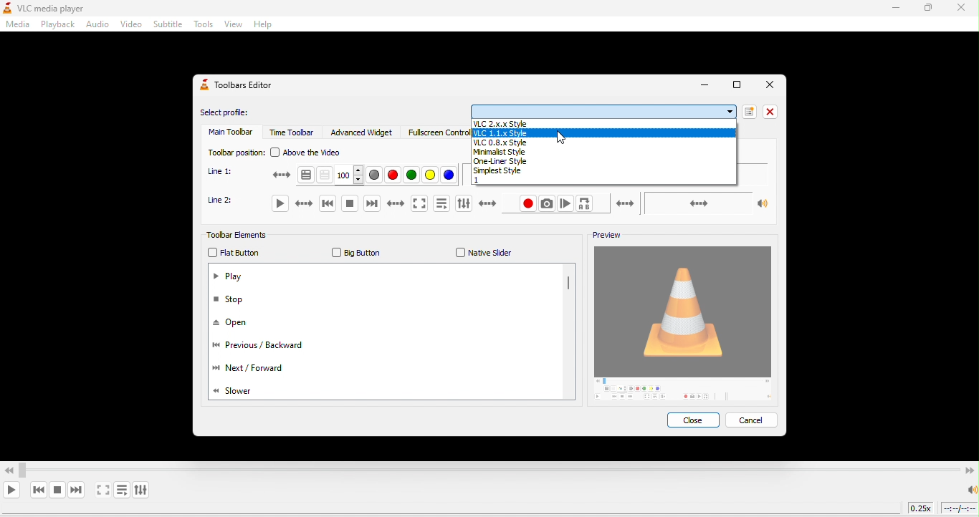  I want to click on toolbars editor, so click(240, 86).